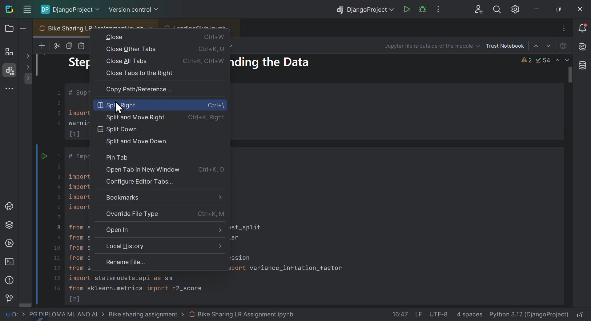  I want to click on Close tabs to the right, so click(152, 73).